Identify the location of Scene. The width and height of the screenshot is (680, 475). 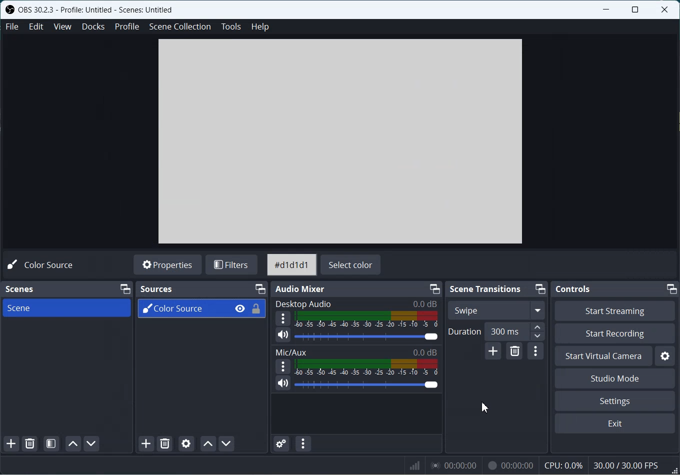
(66, 309).